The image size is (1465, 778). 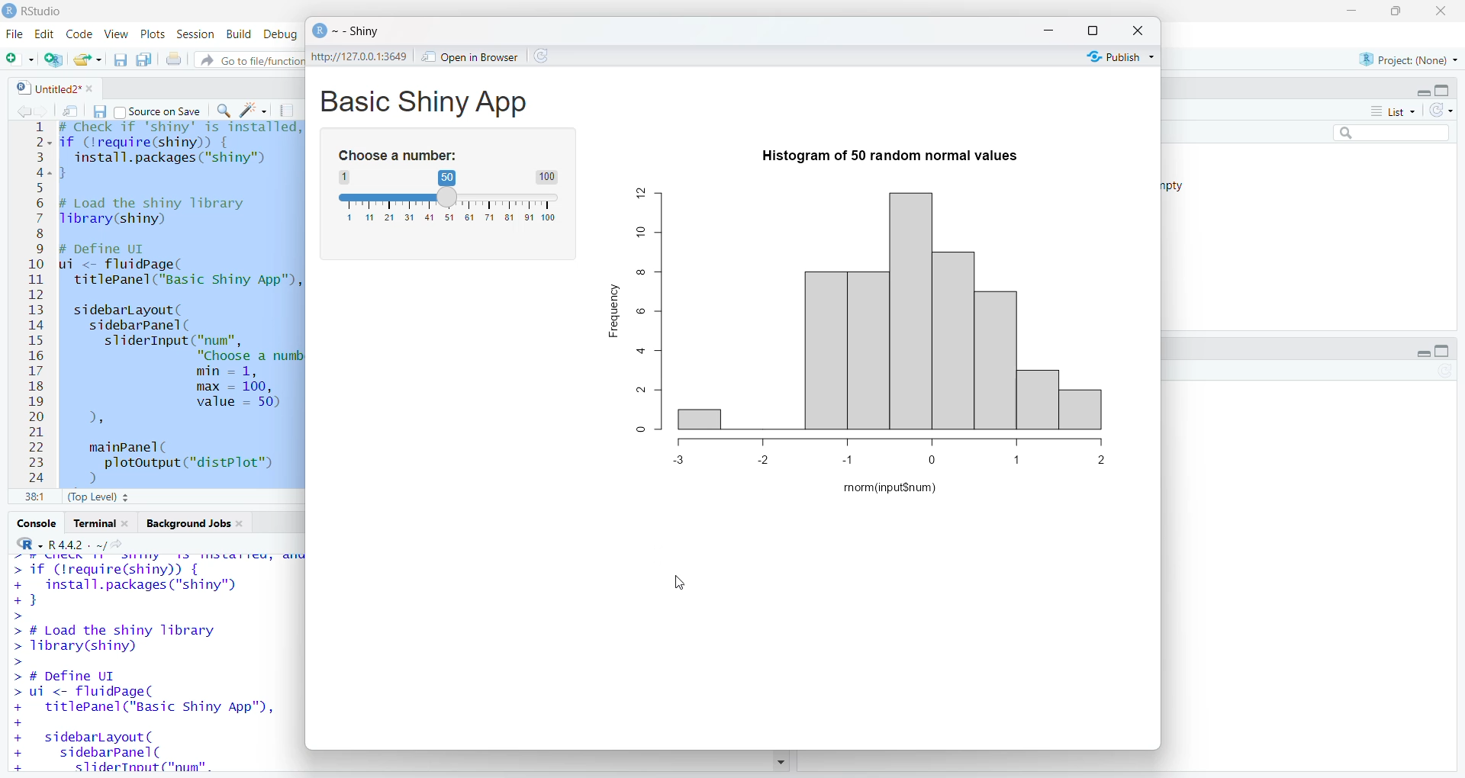 I want to click on Session, so click(x=195, y=34).